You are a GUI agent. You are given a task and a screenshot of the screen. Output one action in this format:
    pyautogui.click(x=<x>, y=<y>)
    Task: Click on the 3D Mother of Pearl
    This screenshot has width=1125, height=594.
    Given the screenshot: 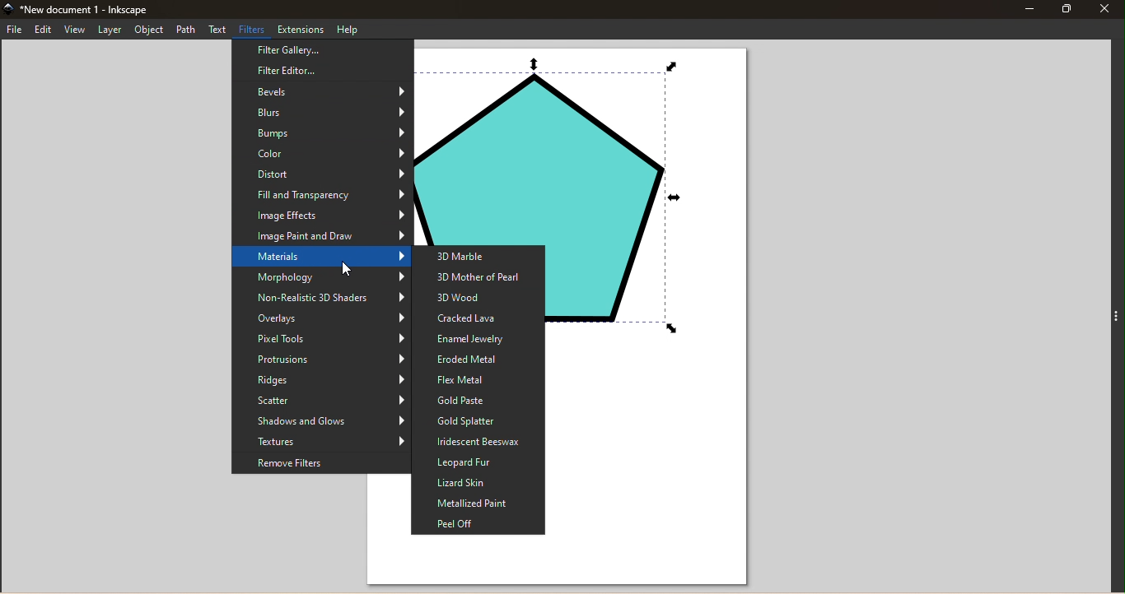 What is the action you would take?
    pyautogui.click(x=481, y=276)
    